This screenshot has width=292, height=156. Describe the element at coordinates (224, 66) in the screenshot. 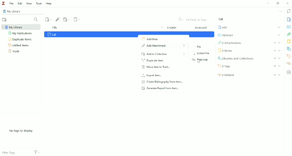

I see `Tags` at that location.